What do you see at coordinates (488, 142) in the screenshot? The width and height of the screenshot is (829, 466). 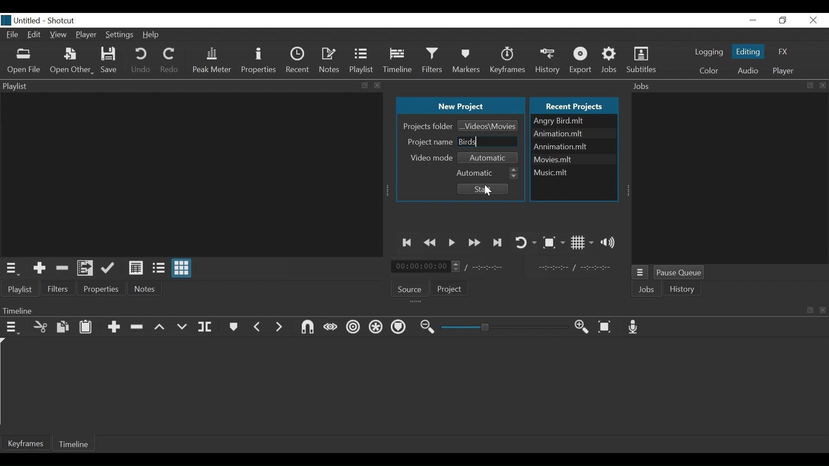 I see `Project name Field ` at bounding box center [488, 142].